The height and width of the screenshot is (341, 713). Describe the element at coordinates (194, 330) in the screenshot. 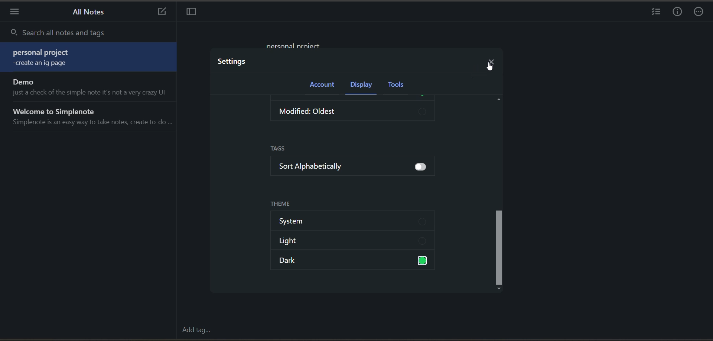

I see `add tag` at that location.